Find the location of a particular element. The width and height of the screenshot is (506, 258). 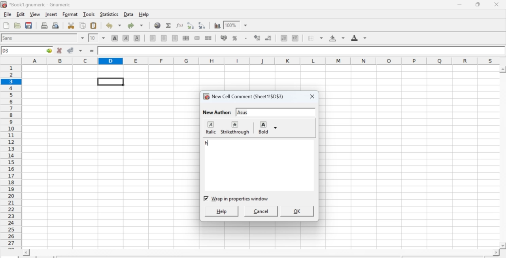

Cancel change is located at coordinates (59, 50).